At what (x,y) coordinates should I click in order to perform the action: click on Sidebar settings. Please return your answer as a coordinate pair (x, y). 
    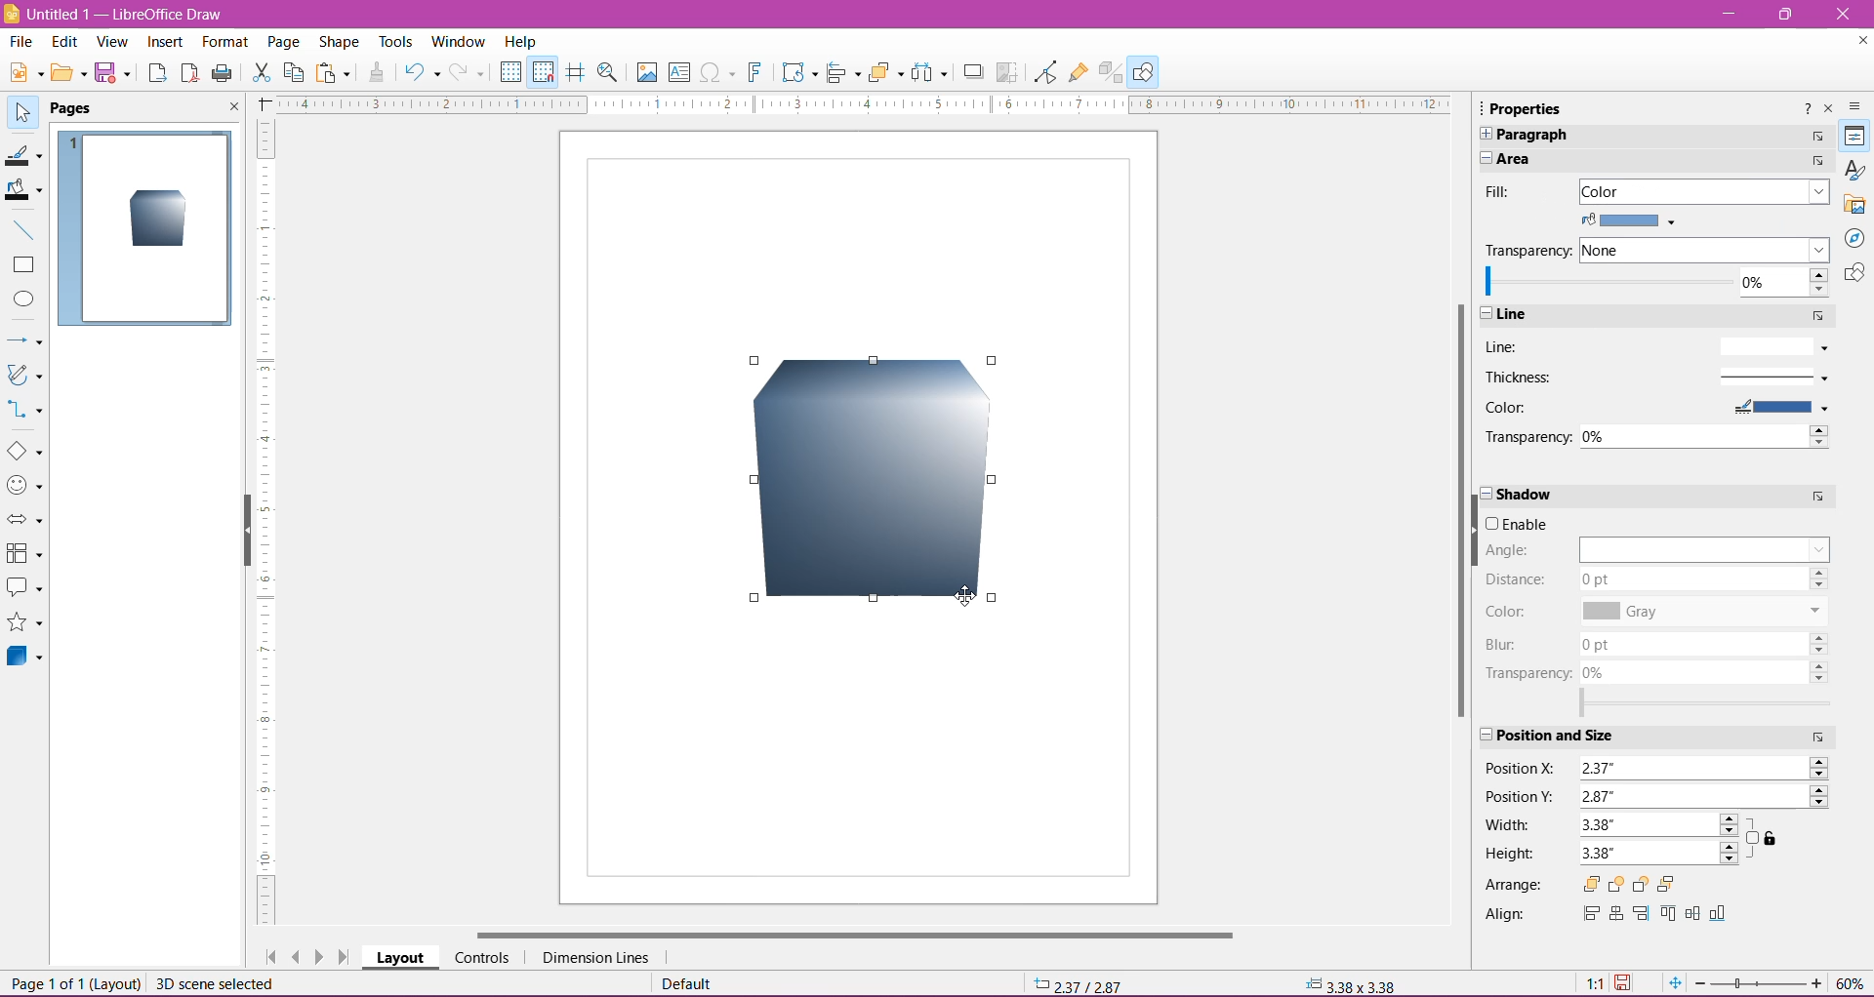
    Looking at the image, I should click on (1857, 106).